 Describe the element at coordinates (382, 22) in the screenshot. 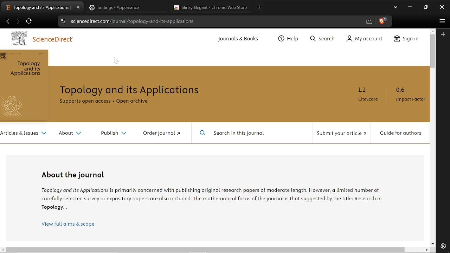

I see `Brave shield` at that location.